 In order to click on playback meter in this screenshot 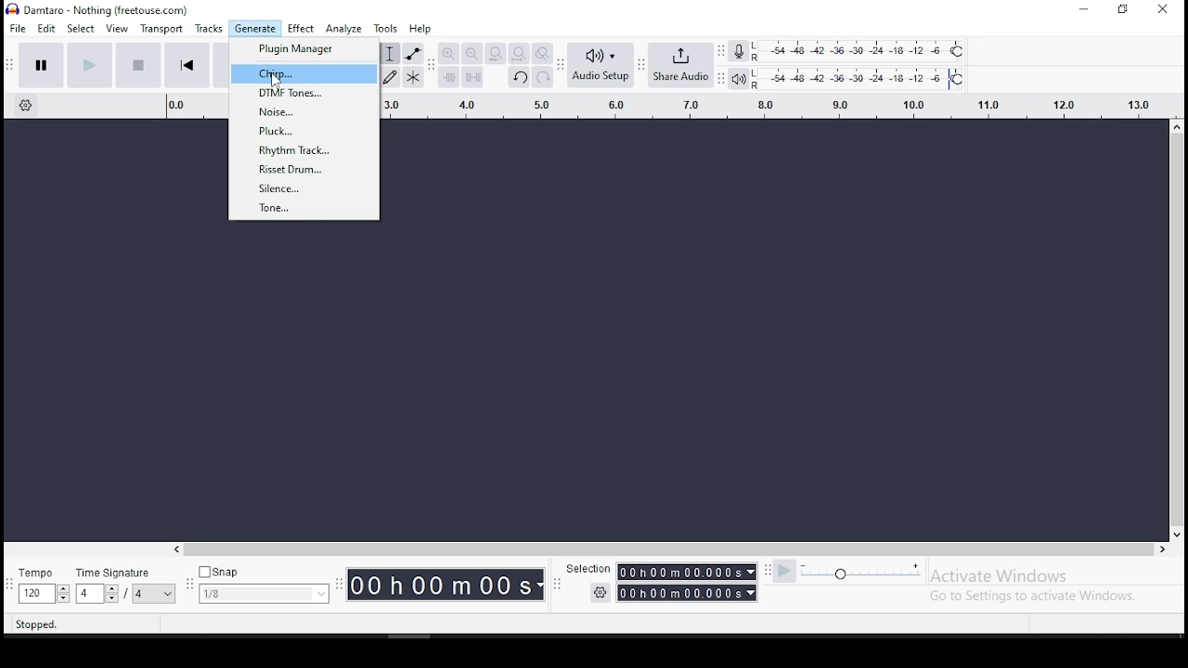, I will do `click(740, 79)`.